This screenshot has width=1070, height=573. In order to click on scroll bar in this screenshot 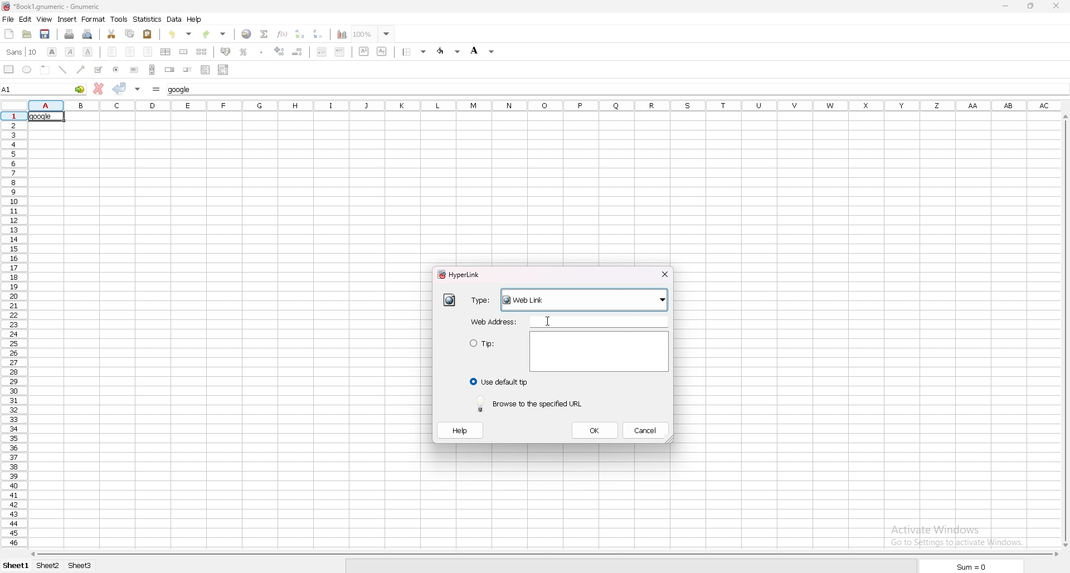, I will do `click(543, 554)`.